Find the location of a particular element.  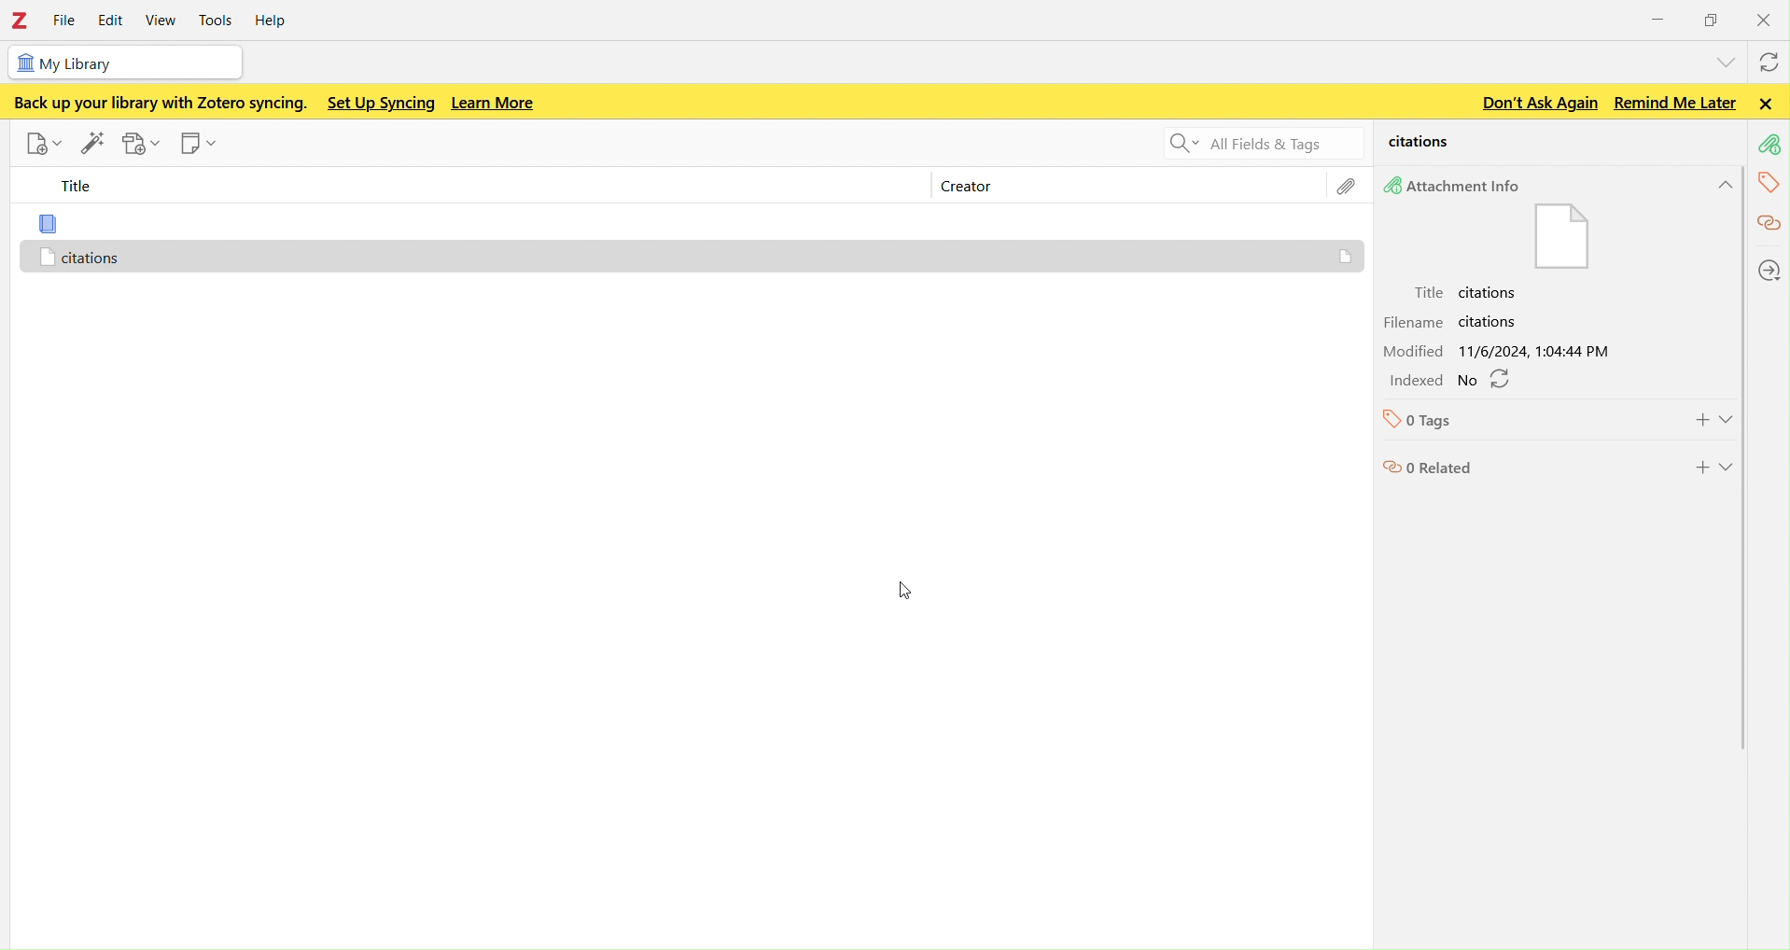

Attachment info is located at coordinates (1566, 236).